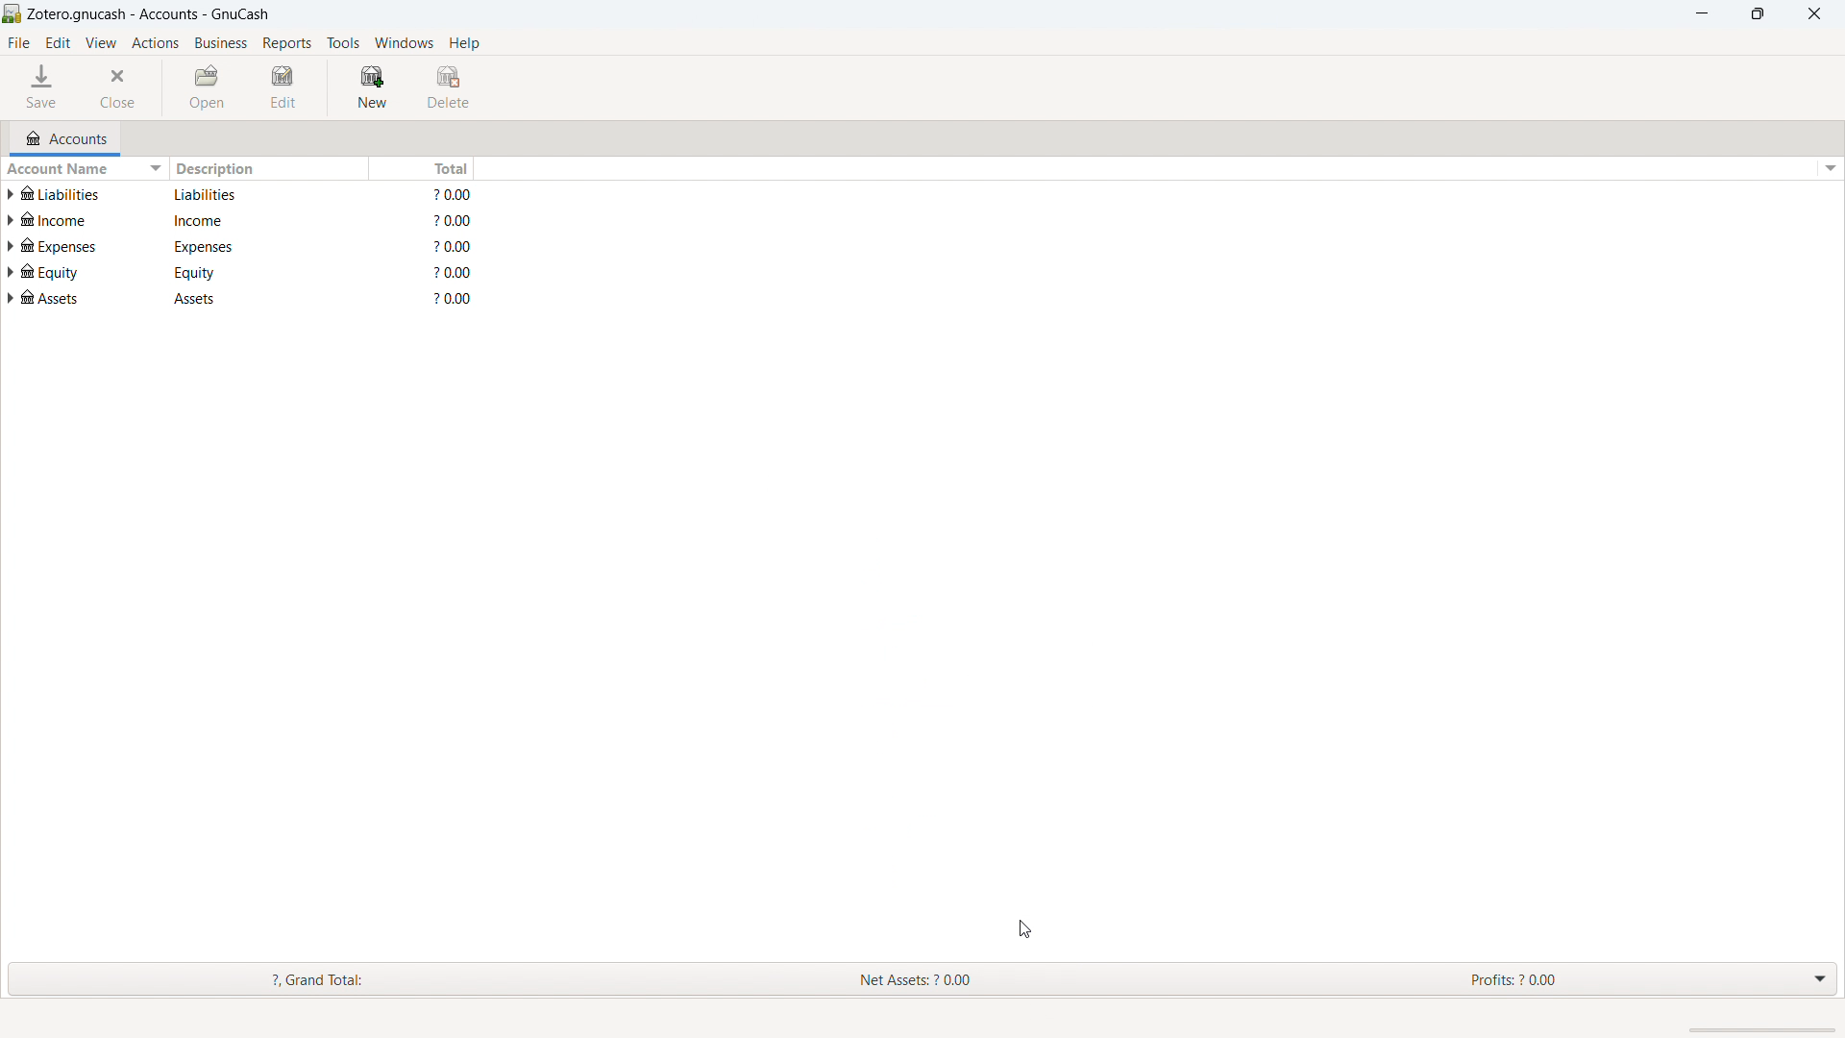 The height and width of the screenshot is (1038, 1845). Describe the element at coordinates (72, 136) in the screenshot. I see `accounts tab` at that location.